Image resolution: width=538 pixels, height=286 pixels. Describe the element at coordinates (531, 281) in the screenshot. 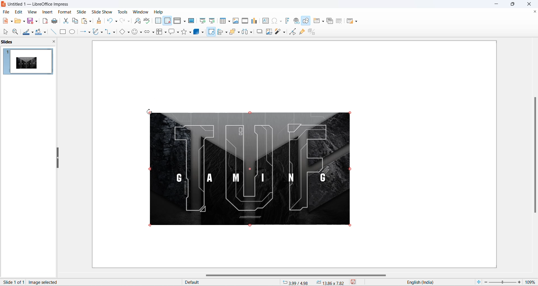

I see `zoom percentage` at that location.